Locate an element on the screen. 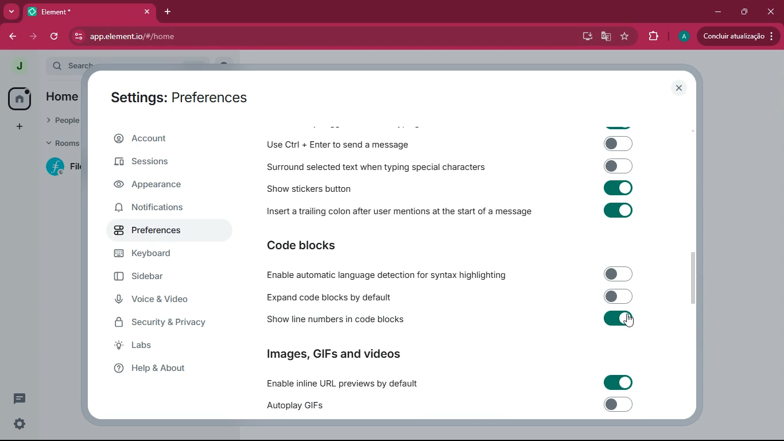  Expand code blocks by default is located at coordinates (447, 296).